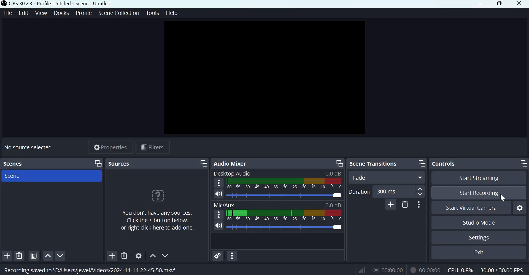 The height and width of the screenshot is (275, 529). What do you see at coordinates (498, 4) in the screenshot?
I see `Window size toggle` at bounding box center [498, 4].